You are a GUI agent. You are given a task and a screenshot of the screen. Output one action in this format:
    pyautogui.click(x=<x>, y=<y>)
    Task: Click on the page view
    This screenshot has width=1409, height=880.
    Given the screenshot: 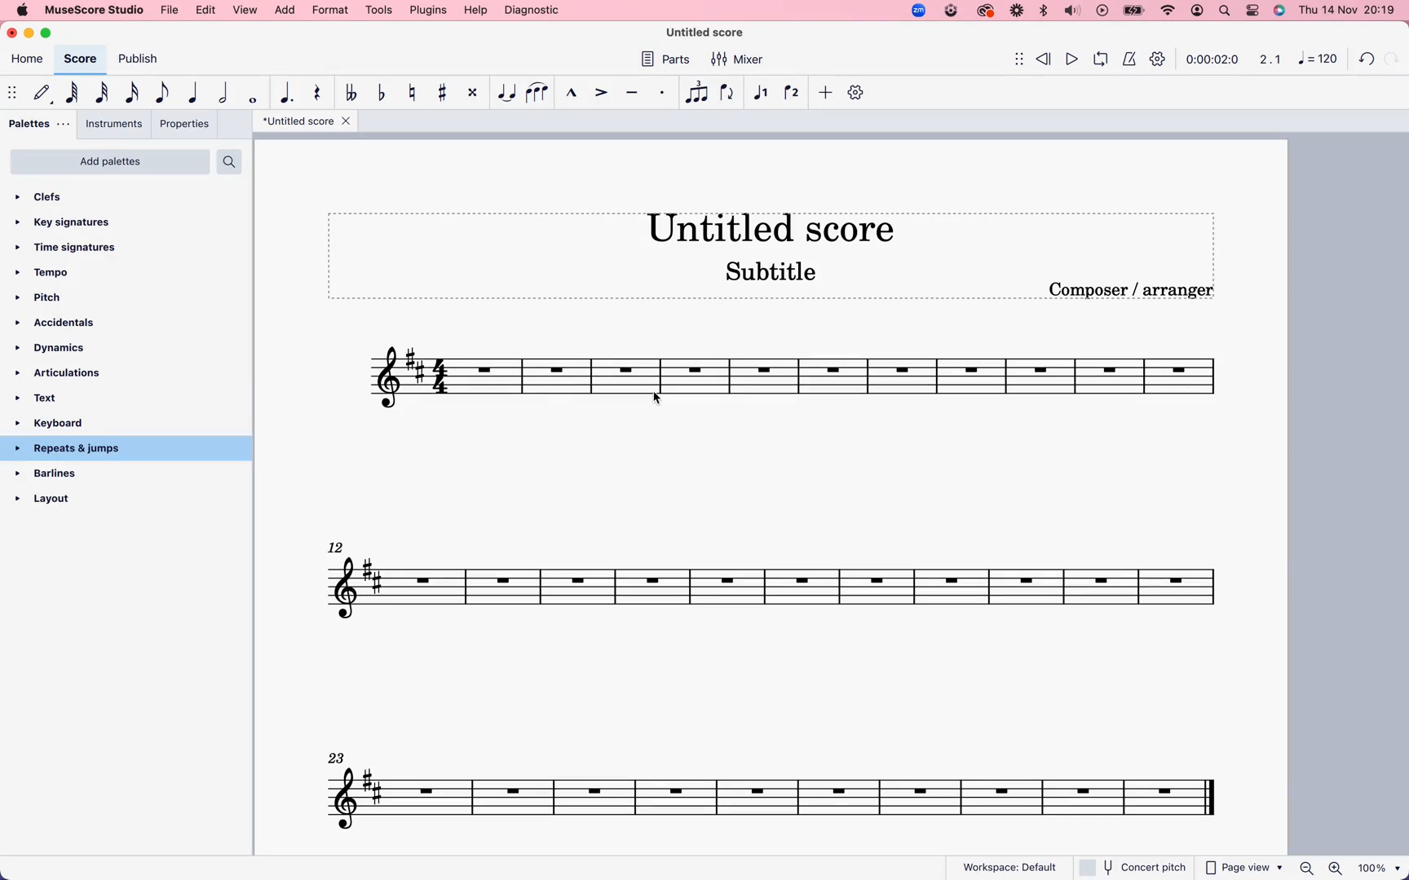 What is the action you would take?
    pyautogui.click(x=1244, y=868)
    